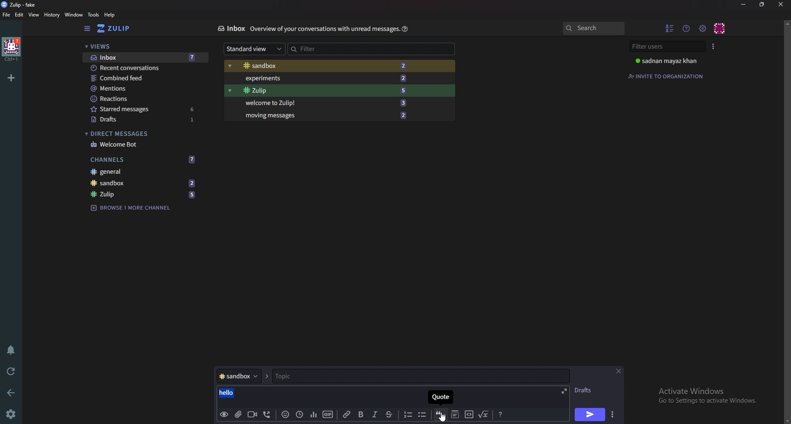  Describe the element at coordinates (301, 414) in the screenshot. I see `Global time` at that location.